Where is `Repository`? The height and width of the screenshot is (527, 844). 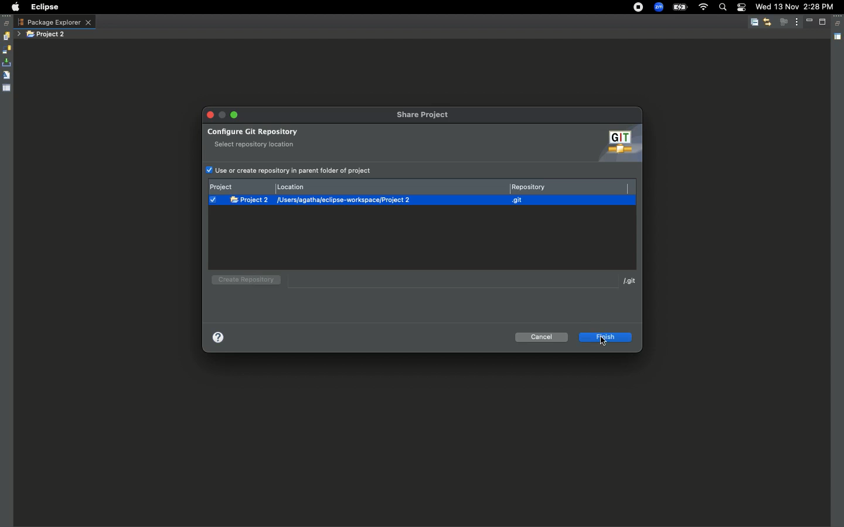 Repository is located at coordinates (567, 186).